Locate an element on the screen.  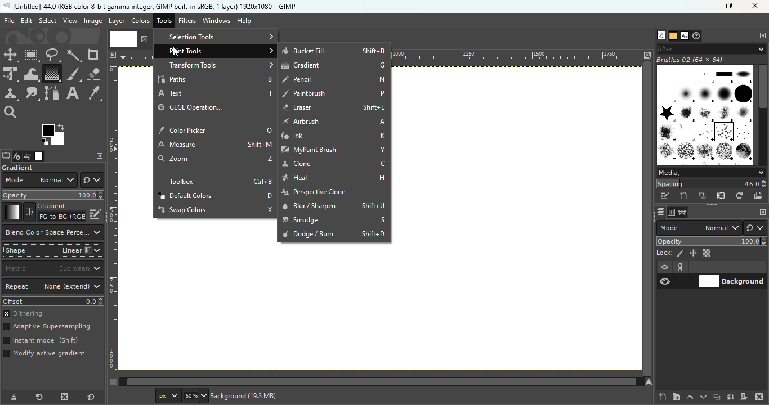
Smudge is located at coordinates (332, 220).